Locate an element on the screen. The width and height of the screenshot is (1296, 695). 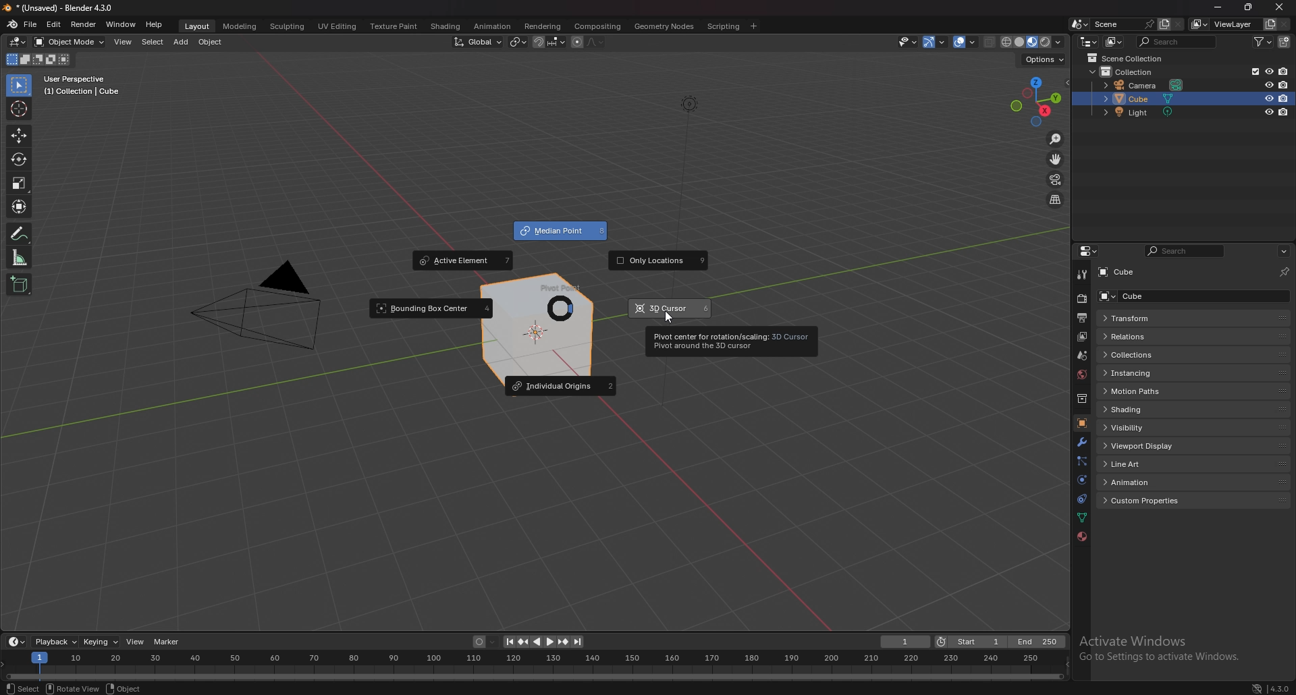
minimize is located at coordinates (1221, 7).